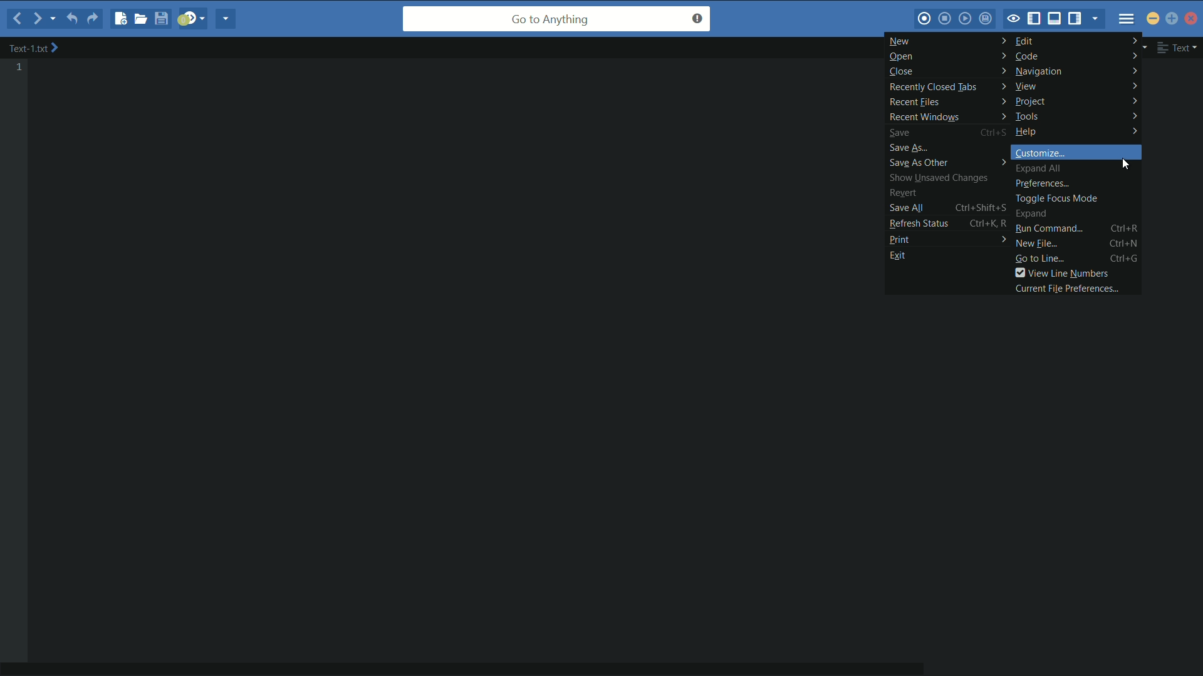 This screenshot has height=676, width=1203. I want to click on help, so click(1078, 131).